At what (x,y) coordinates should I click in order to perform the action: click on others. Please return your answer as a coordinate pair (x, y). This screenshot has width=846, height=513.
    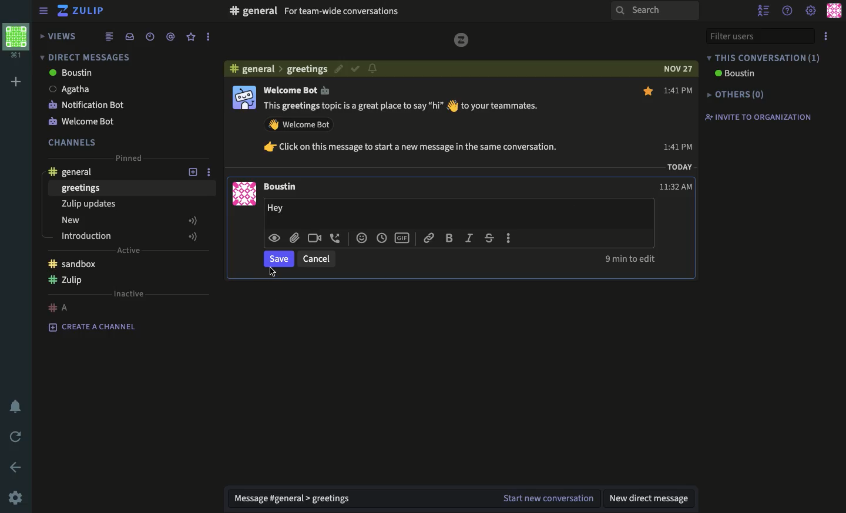
    Looking at the image, I should click on (737, 94).